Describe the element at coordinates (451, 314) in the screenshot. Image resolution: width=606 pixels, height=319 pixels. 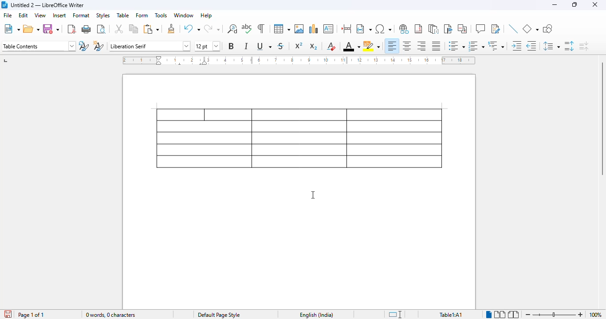
I see `table1:A1` at that location.